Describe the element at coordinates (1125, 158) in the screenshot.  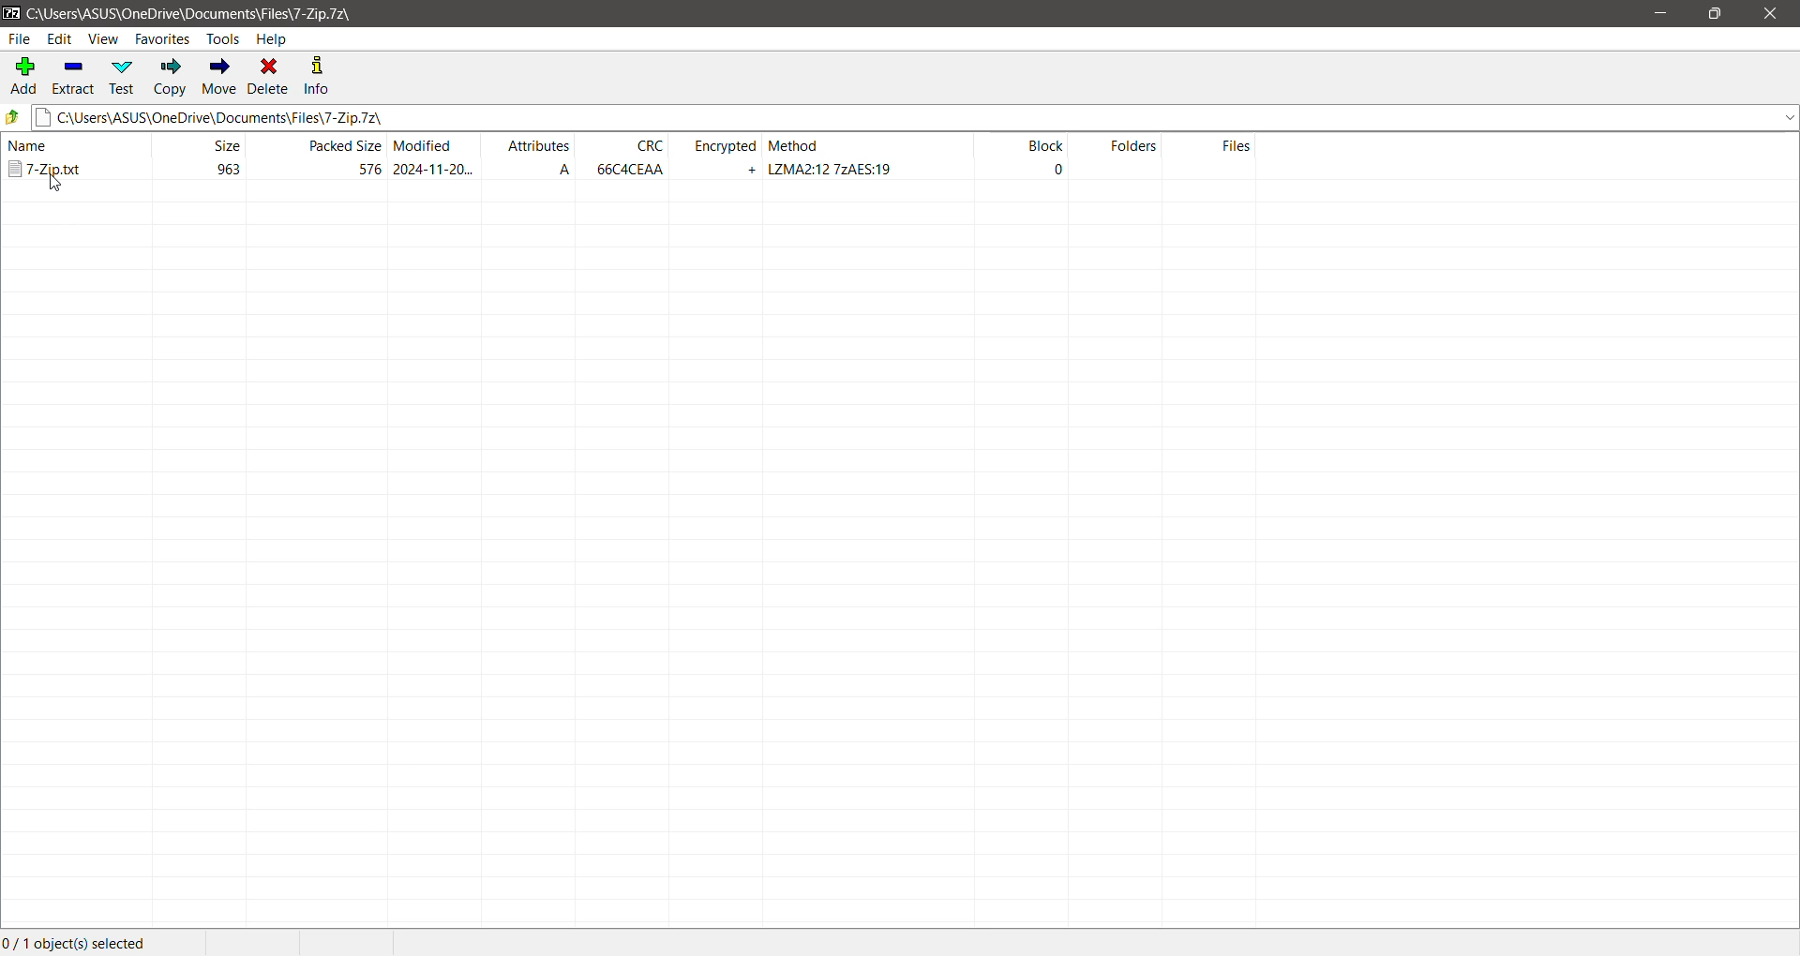
I see `Folders` at that location.